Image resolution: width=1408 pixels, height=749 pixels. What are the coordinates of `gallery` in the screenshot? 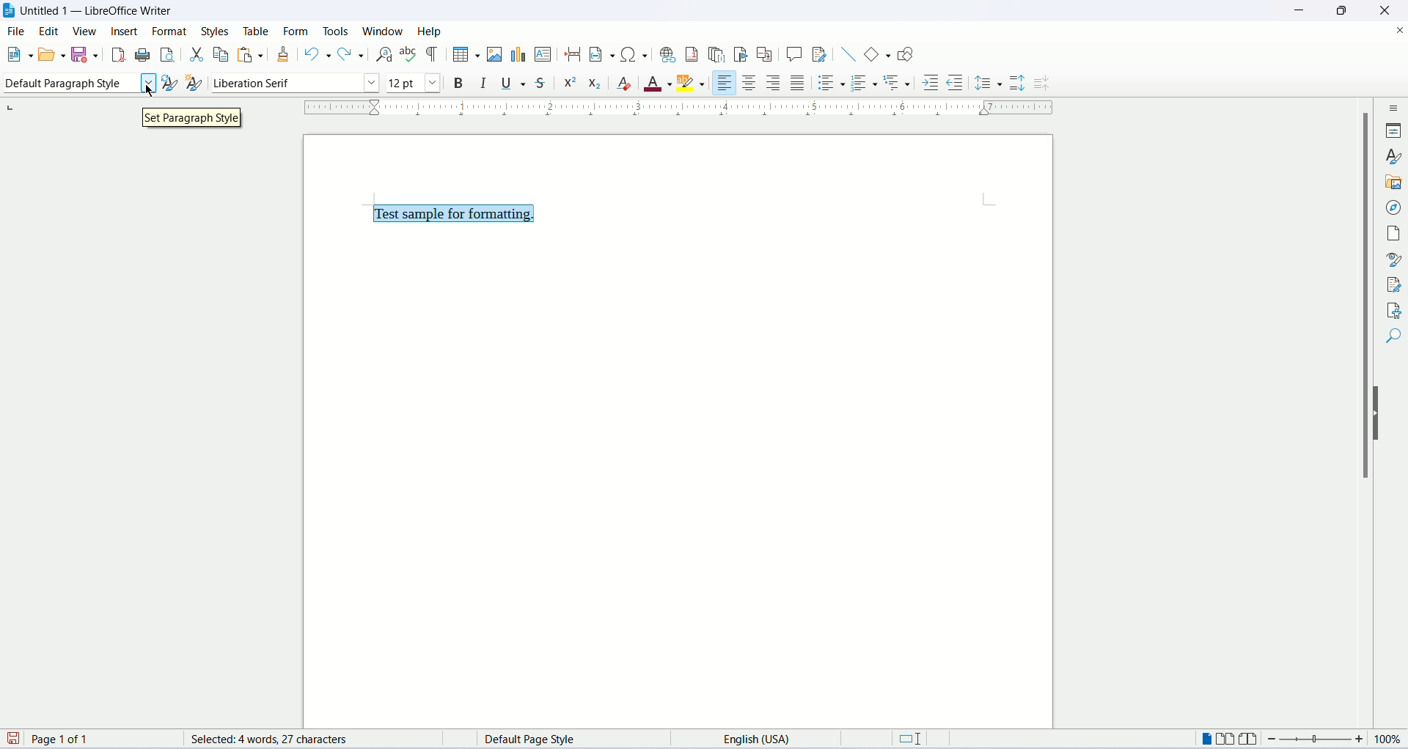 It's located at (1395, 185).